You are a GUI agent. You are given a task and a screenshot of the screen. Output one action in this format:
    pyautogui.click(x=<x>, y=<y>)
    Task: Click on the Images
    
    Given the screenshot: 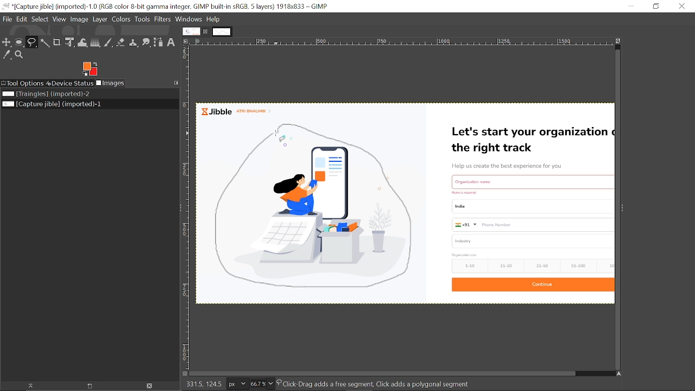 What is the action you would take?
    pyautogui.click(x=110, y=83)
    